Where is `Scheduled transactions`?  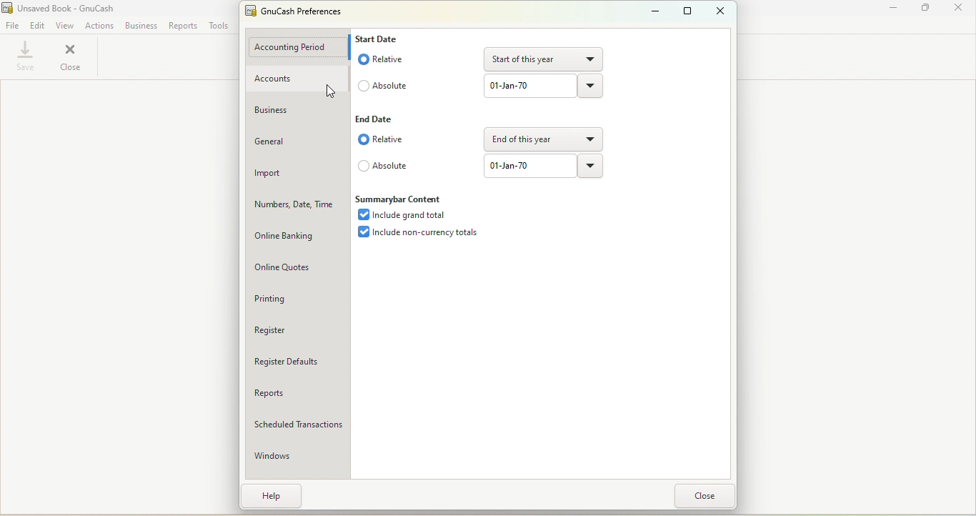
Scheduled transactions is located at coordinates (297, 422).